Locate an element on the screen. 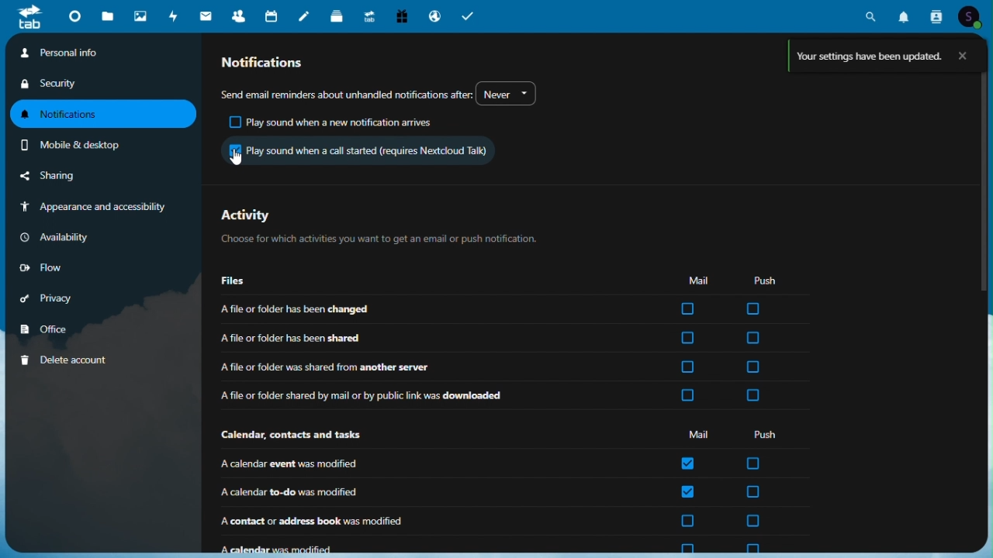 Image resolution: width=993 pixels, height=558 pixels. Appearance and accessibility is located at coordinates (96, 208).